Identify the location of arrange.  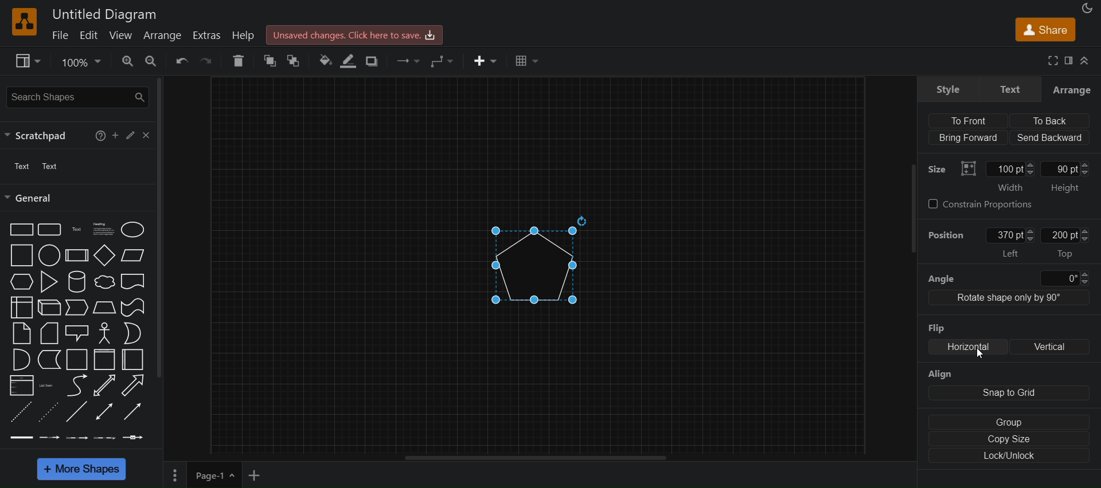
(1072, 89).